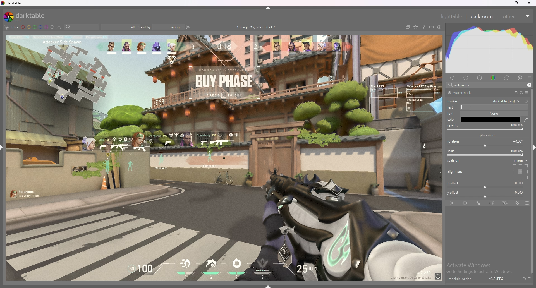 This screenshot has width=536, height=288. Describe the element at coordinates (11, 27) in the screenshot. I see `filter` at that location.